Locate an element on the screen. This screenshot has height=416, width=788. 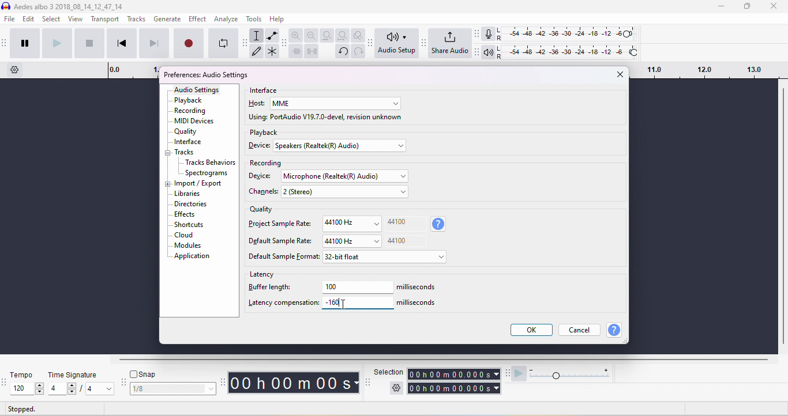
selection time is located at coordinates (449, 375).